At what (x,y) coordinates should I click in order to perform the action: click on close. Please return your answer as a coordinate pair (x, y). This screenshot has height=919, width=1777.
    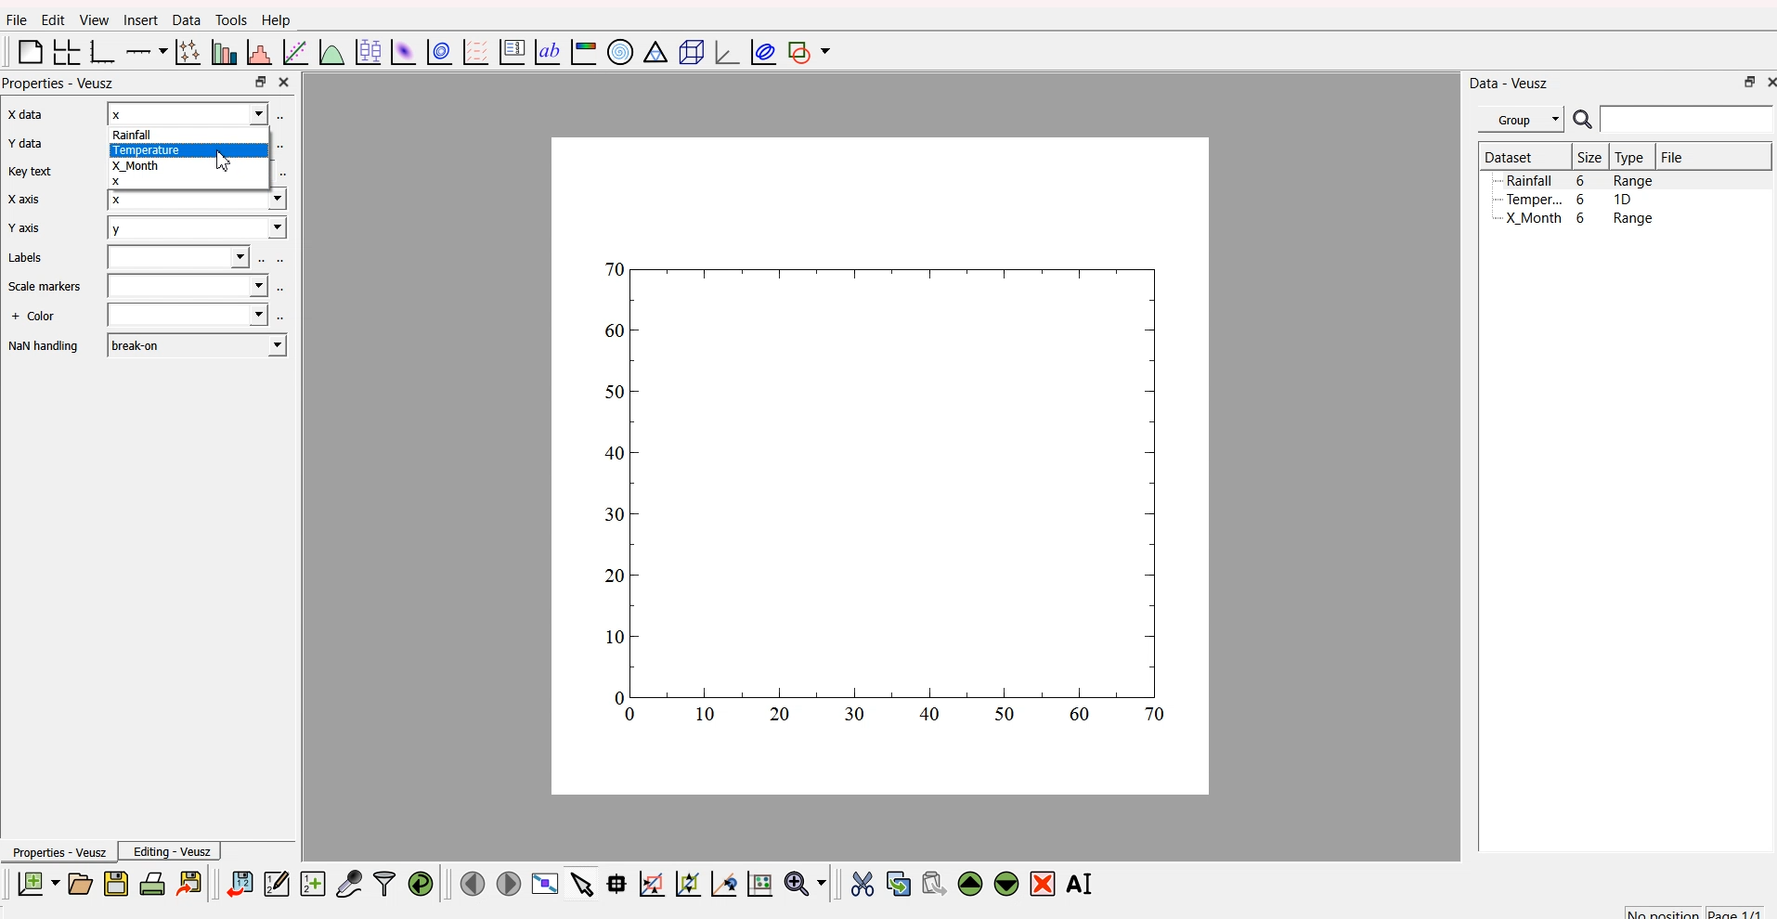
    Looking at the image, I should click on (287, 83).